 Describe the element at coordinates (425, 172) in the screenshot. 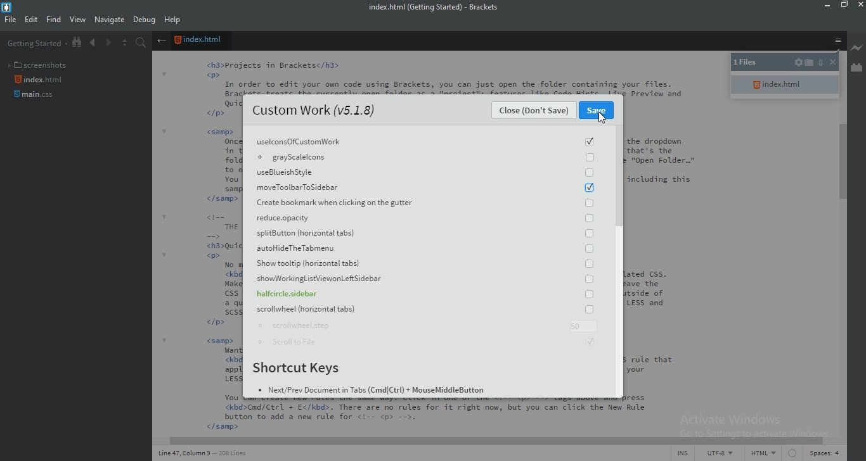

I see `useBlueish Style` at that location.